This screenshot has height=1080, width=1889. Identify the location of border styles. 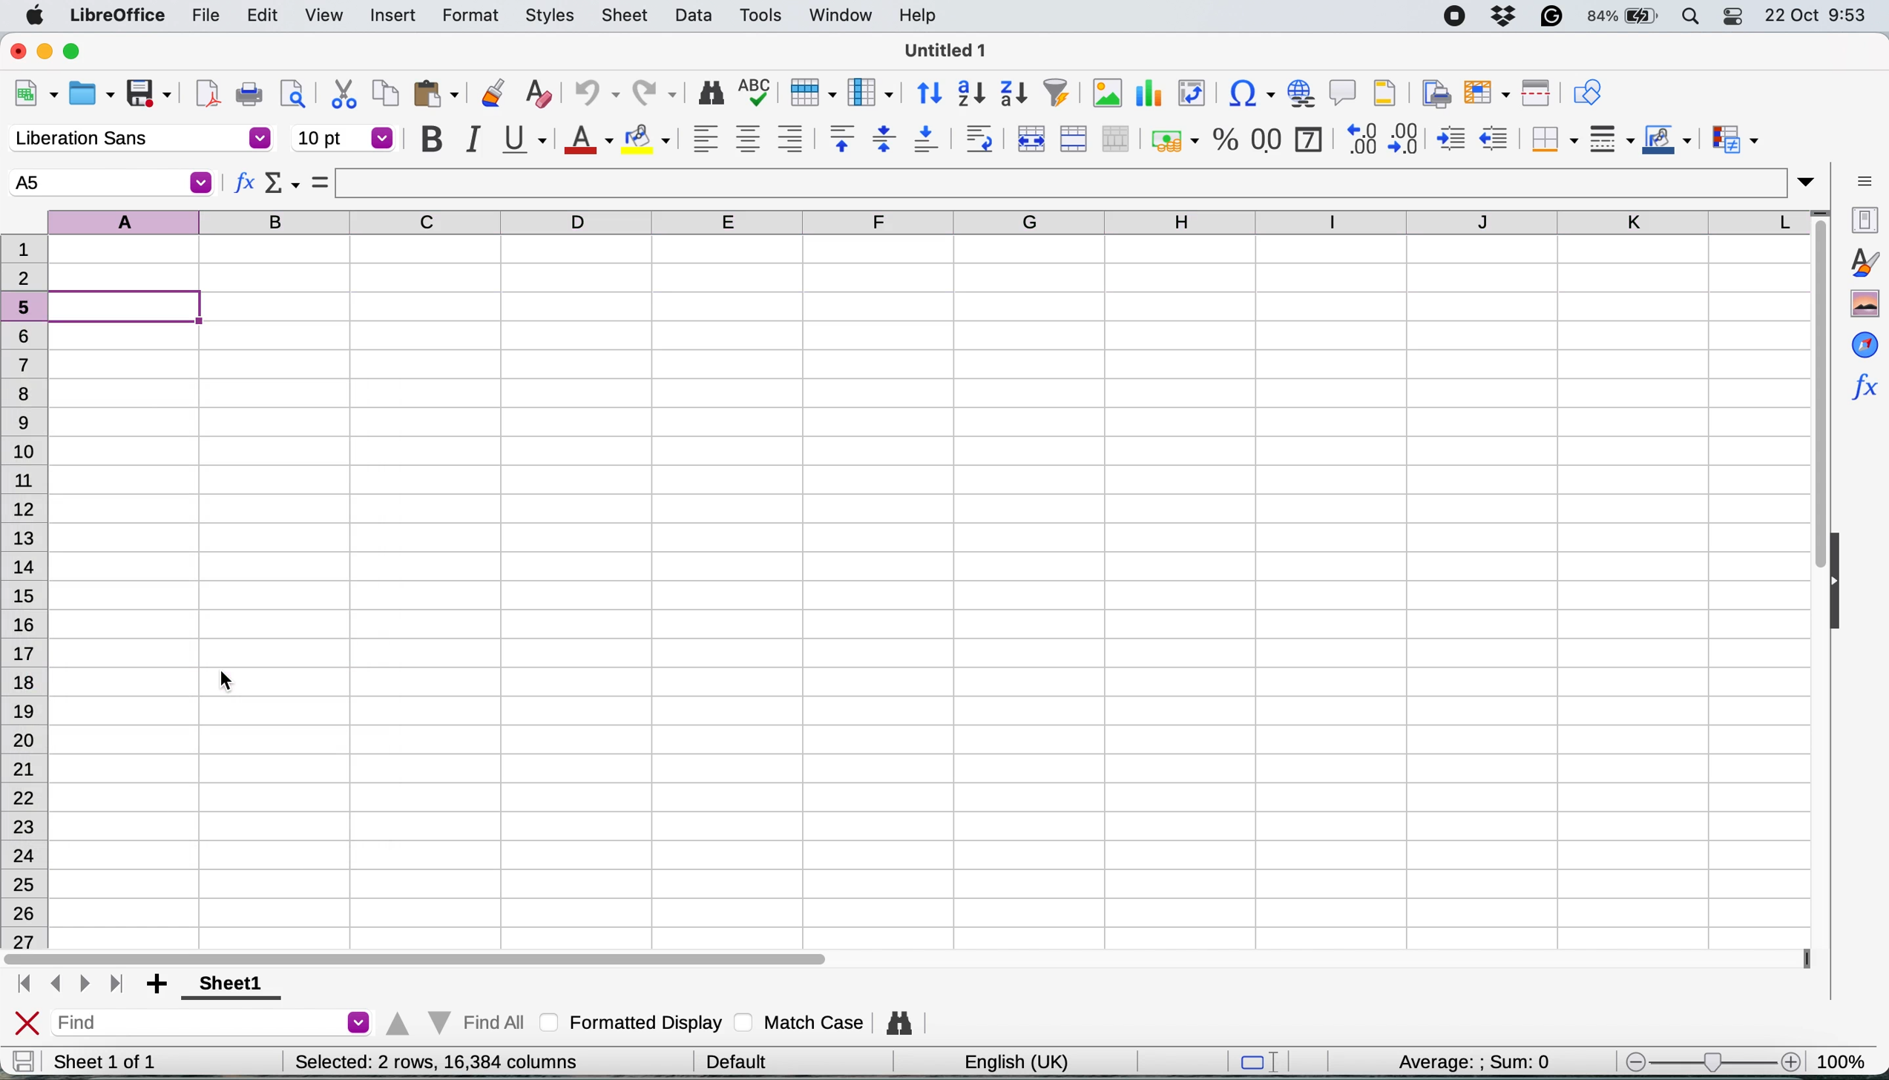
(1611, 139).